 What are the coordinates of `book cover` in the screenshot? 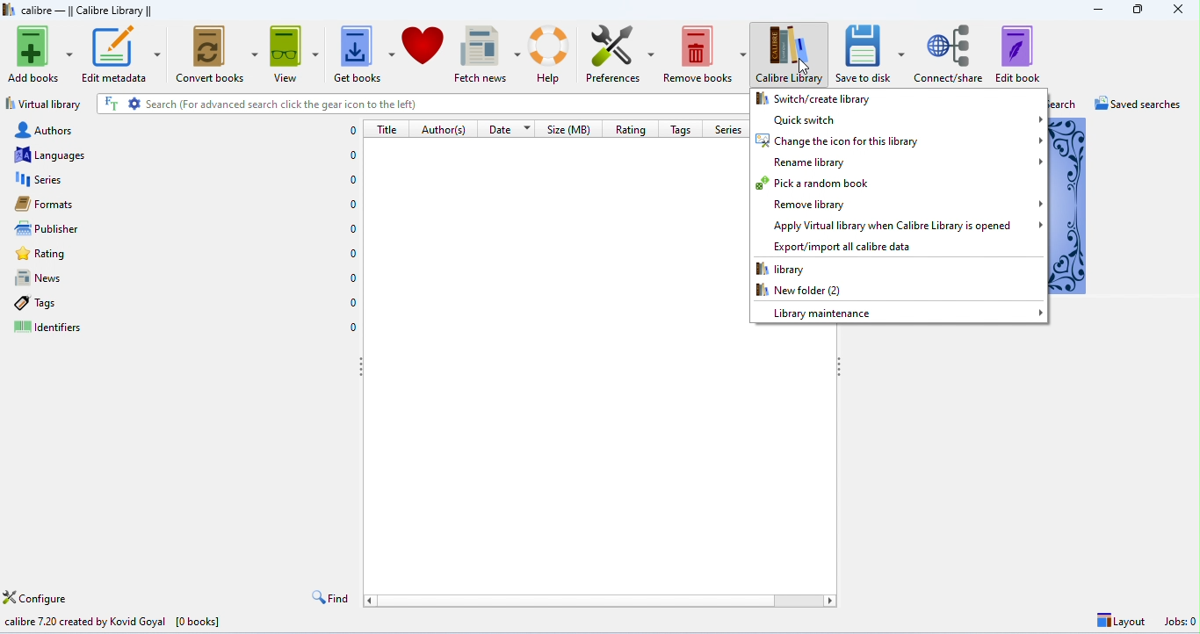 It's located at (1070, 205).